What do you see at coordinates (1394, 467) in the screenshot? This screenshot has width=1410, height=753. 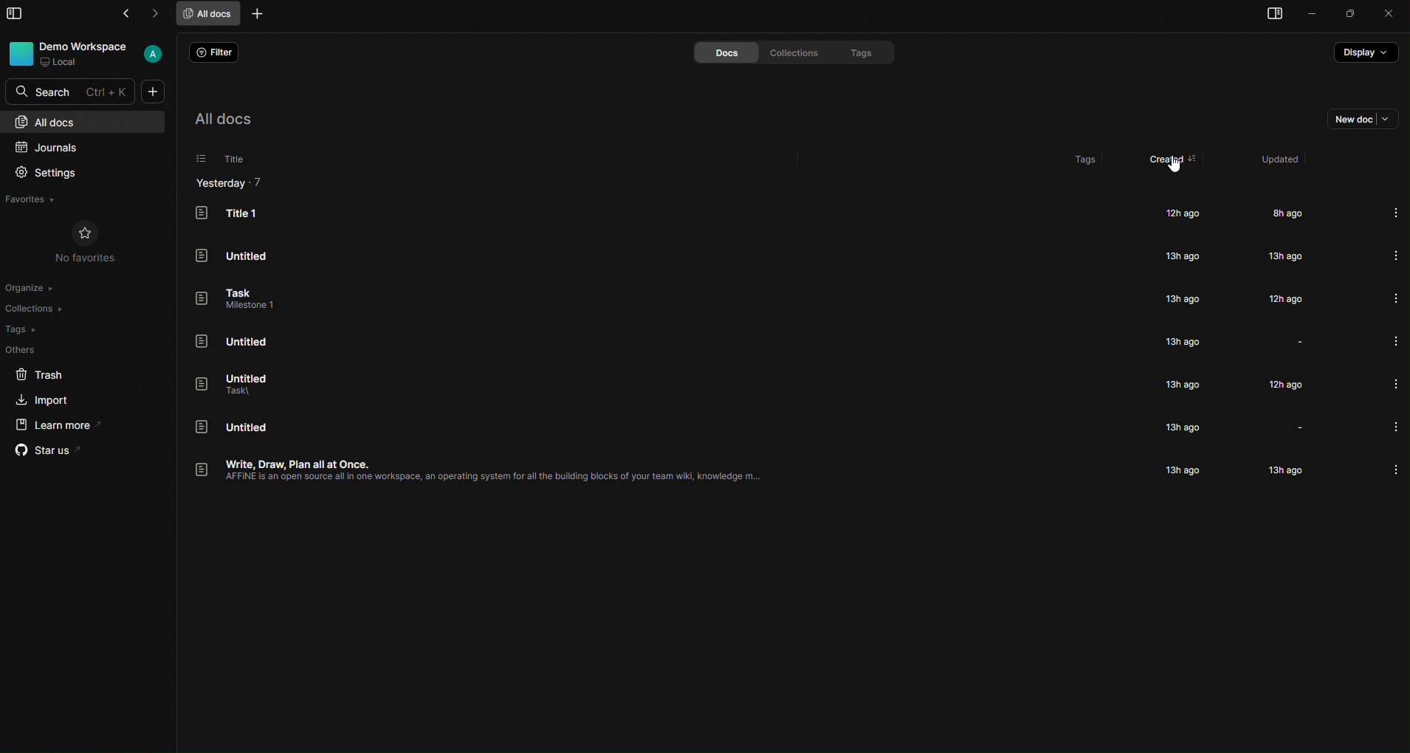 I see `more info` at bounding box center [1394, 467].